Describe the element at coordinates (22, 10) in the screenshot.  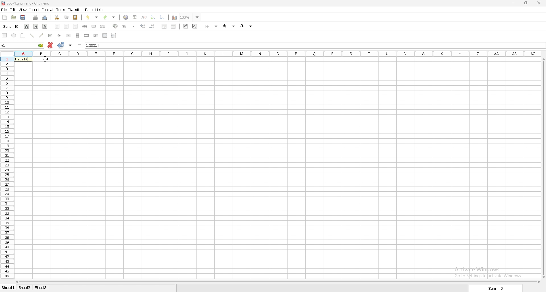
I see `view` at that location.